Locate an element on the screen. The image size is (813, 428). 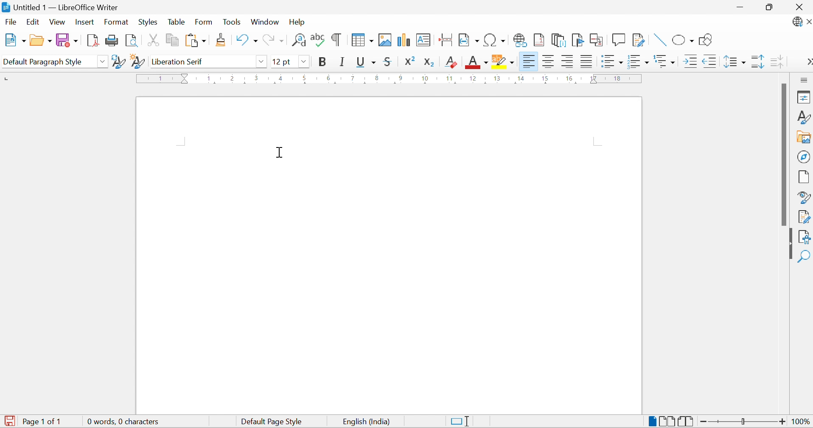
The document has been modified. Click to save the document. is located at coordinates (9, 421).